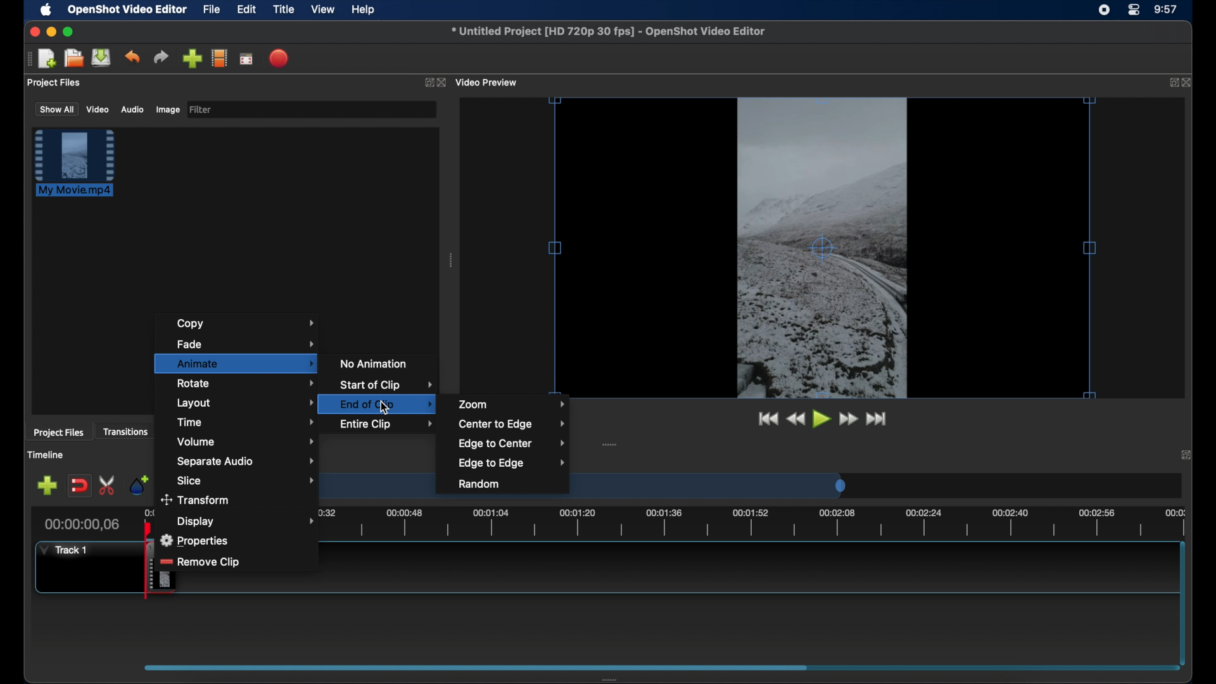  What do you see at coordinates (68, 32) in the screenshot?
I see `maximize` at bounding box center [68, 32].